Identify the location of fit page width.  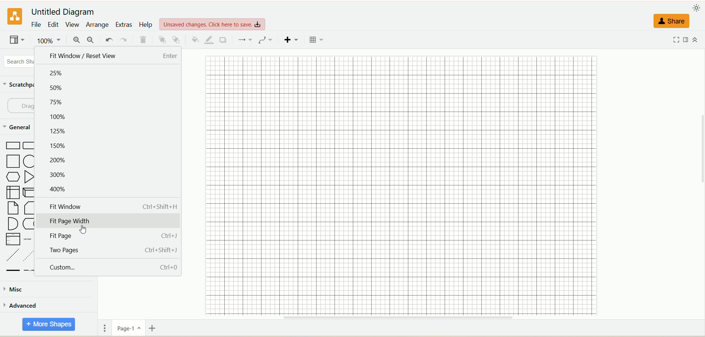
(110, 220).